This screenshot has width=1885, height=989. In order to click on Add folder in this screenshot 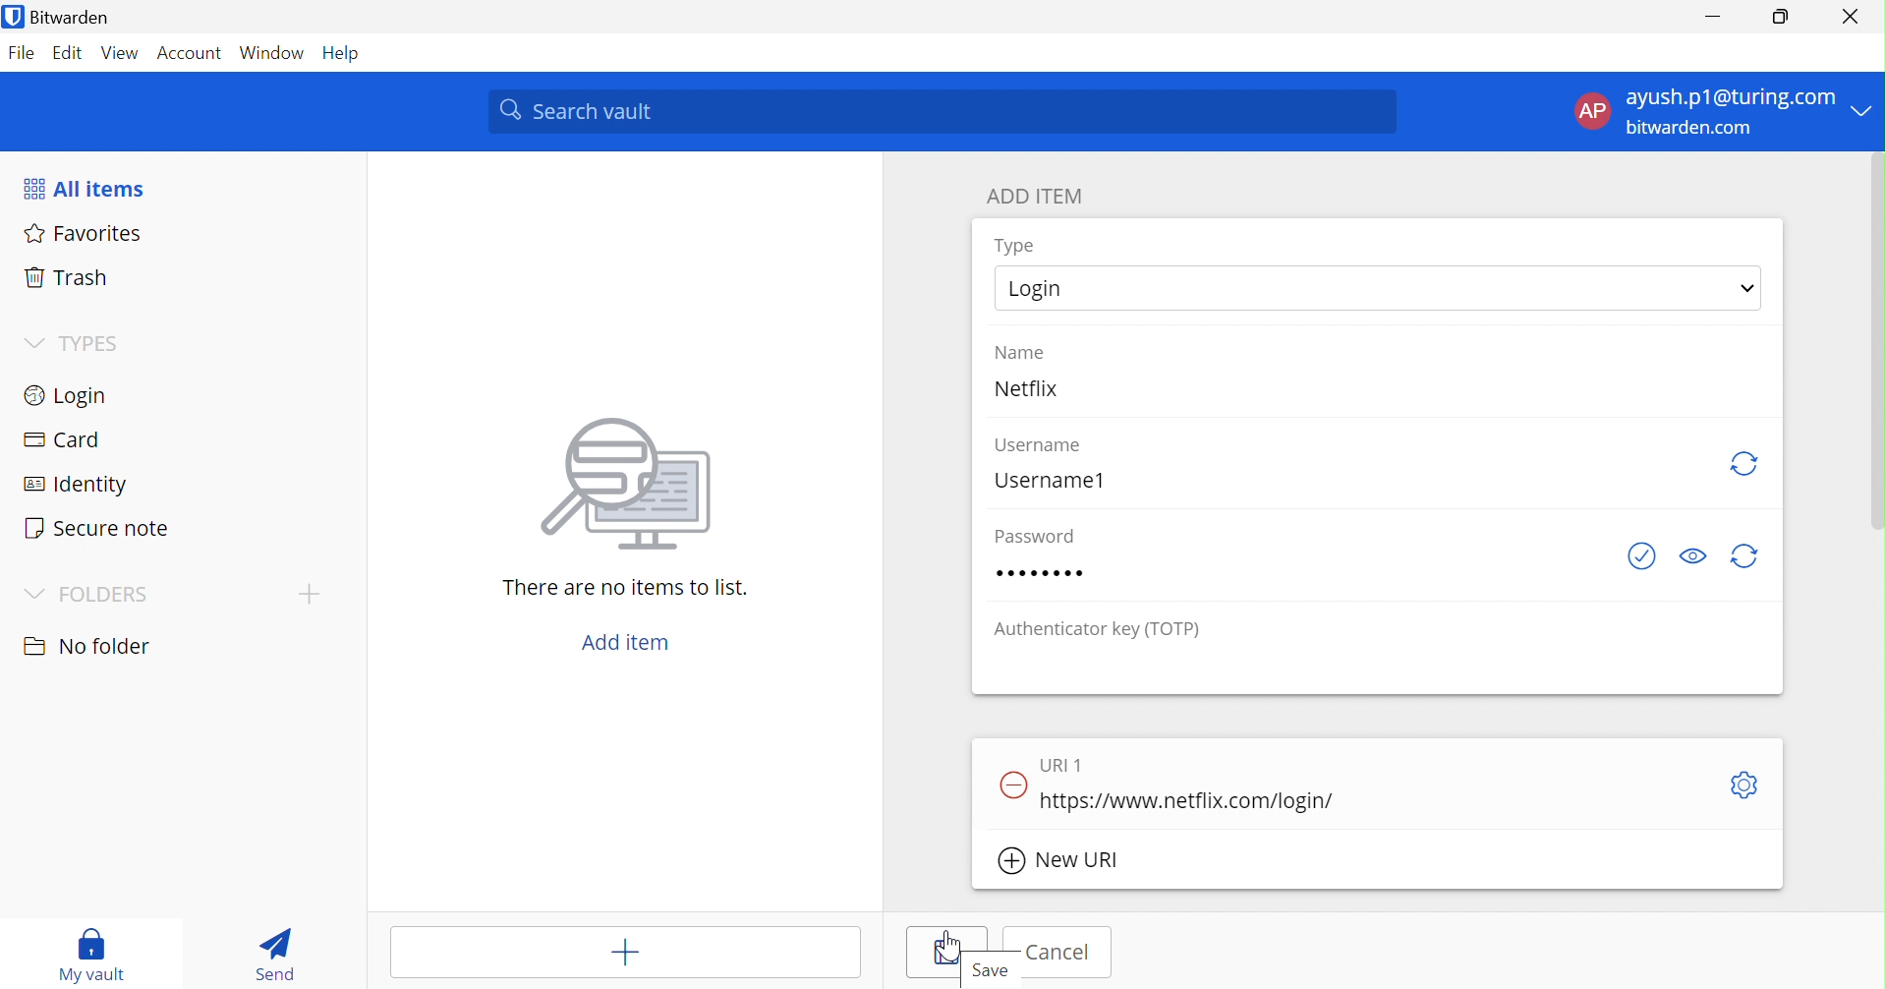, I will do `click(310, 595)`.